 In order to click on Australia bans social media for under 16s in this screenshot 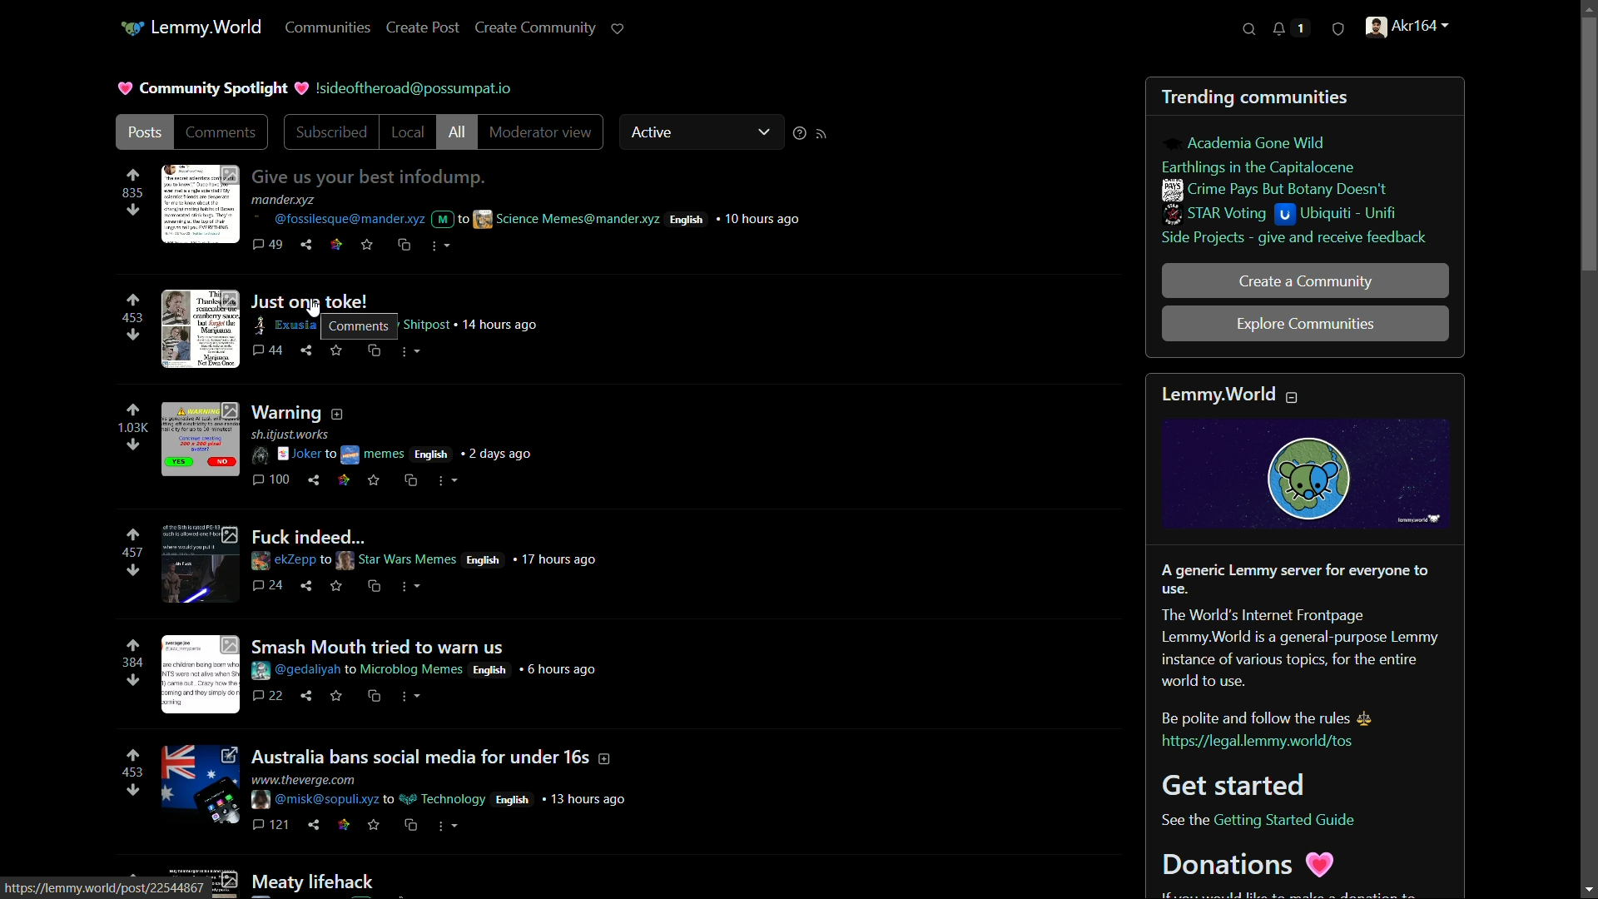, I will do `click(420, 754)`.